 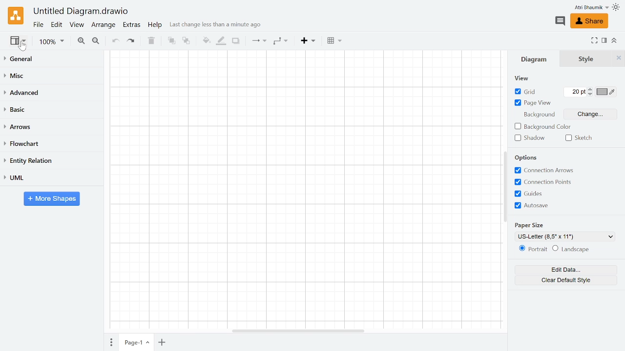 I want to click on Canvas, so click(x=304, y=189).